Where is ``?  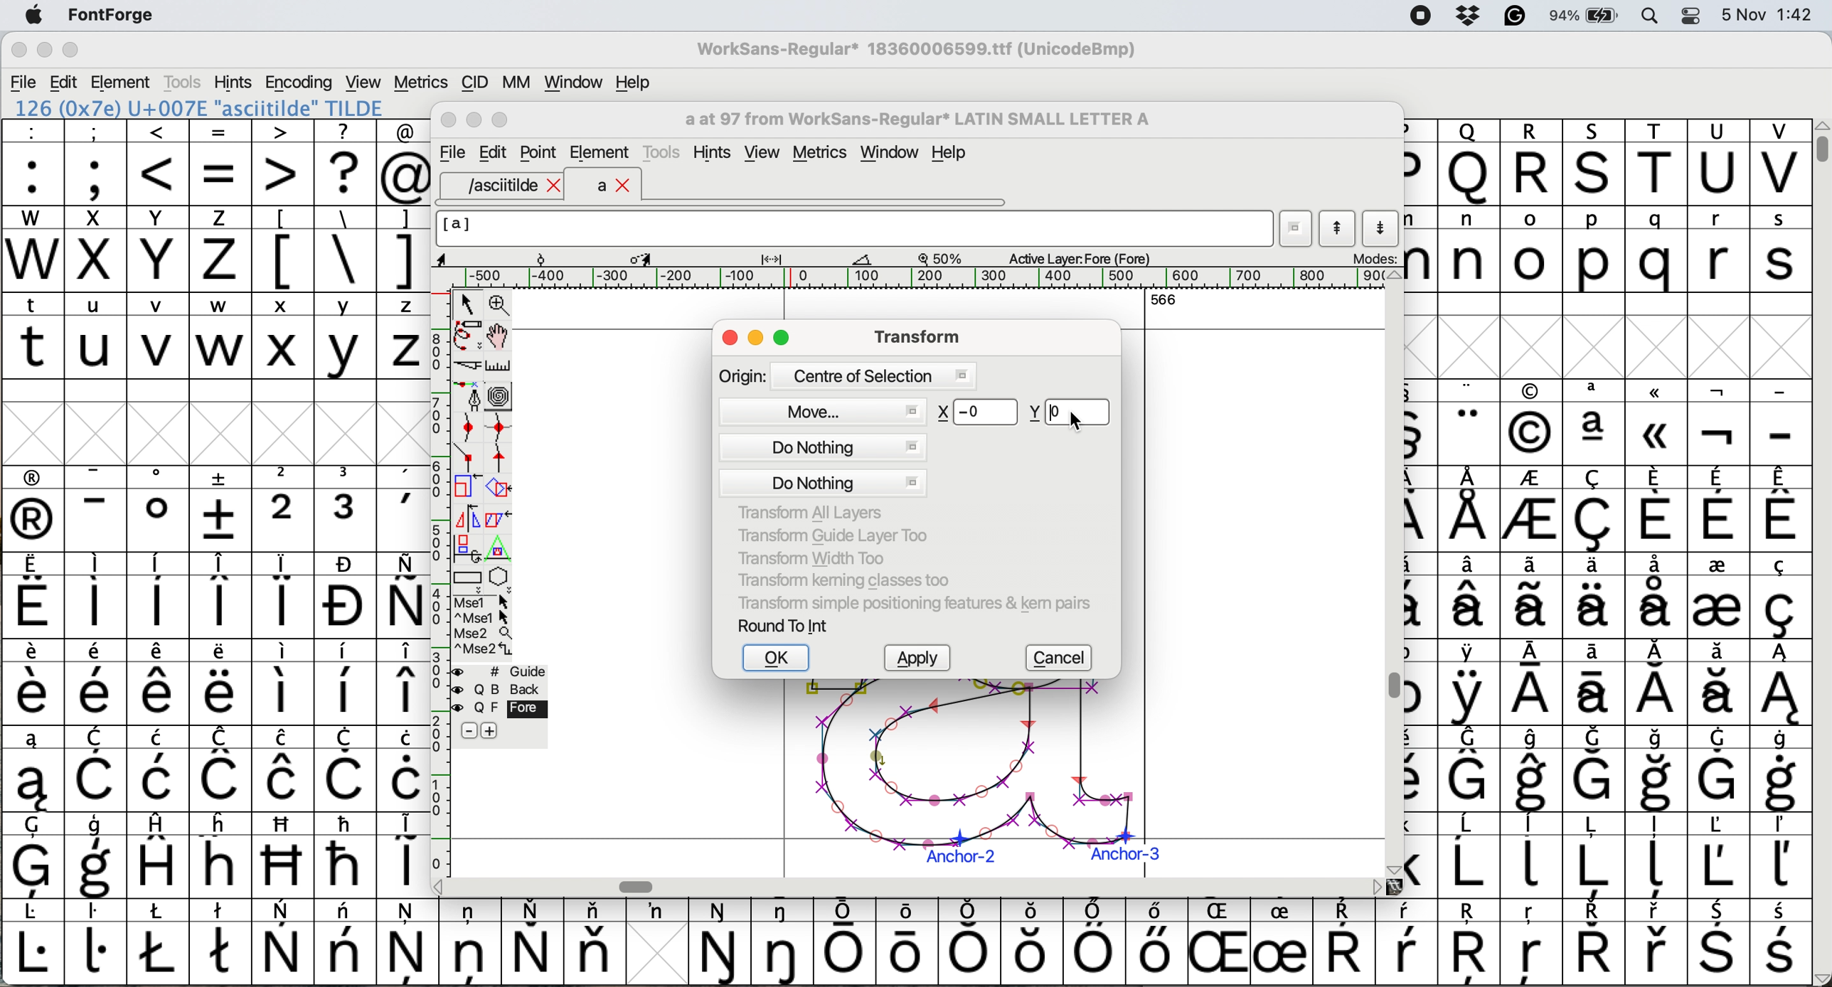  is located at coordinates (979, 412).